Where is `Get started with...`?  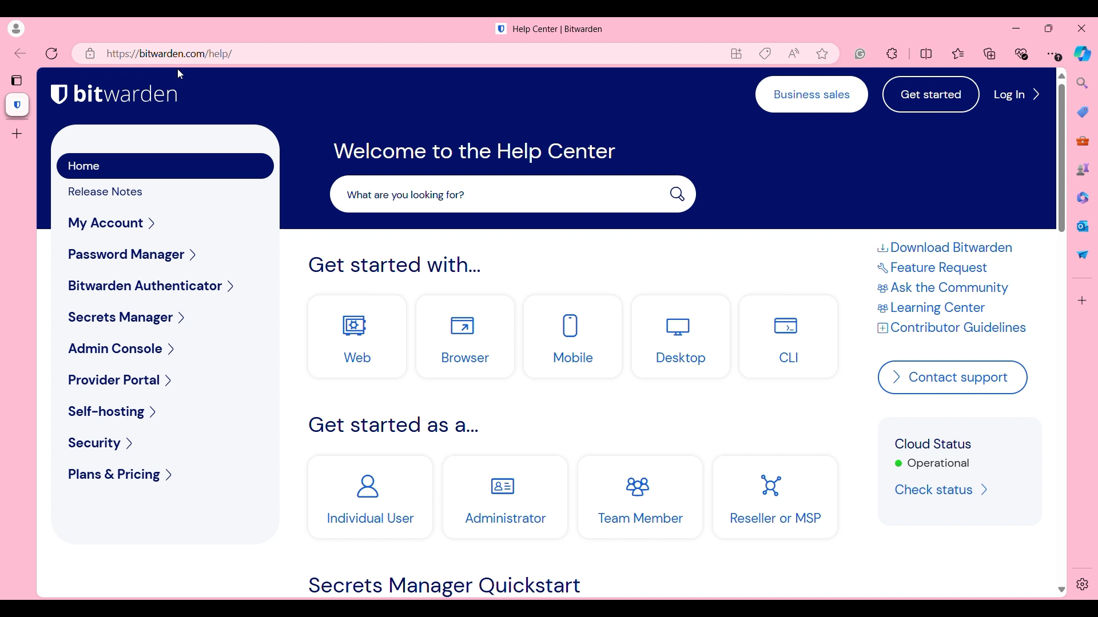
Get started with... is located at coordinates (395, 265).